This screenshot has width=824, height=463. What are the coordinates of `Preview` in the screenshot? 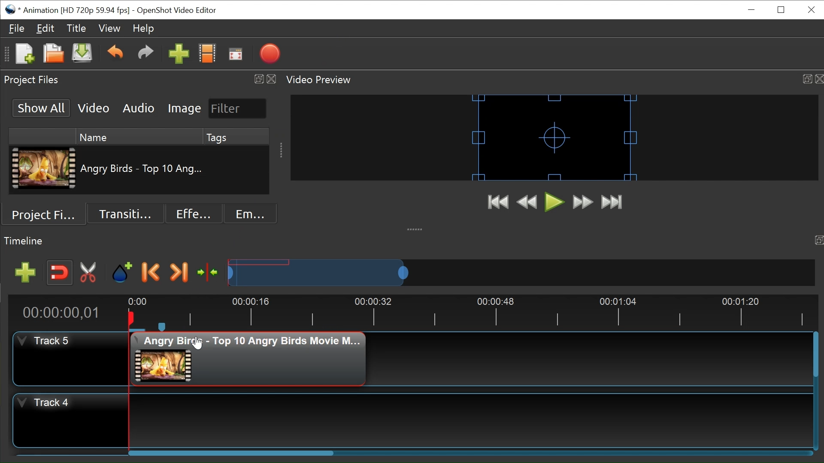 It's located at (527, 203).